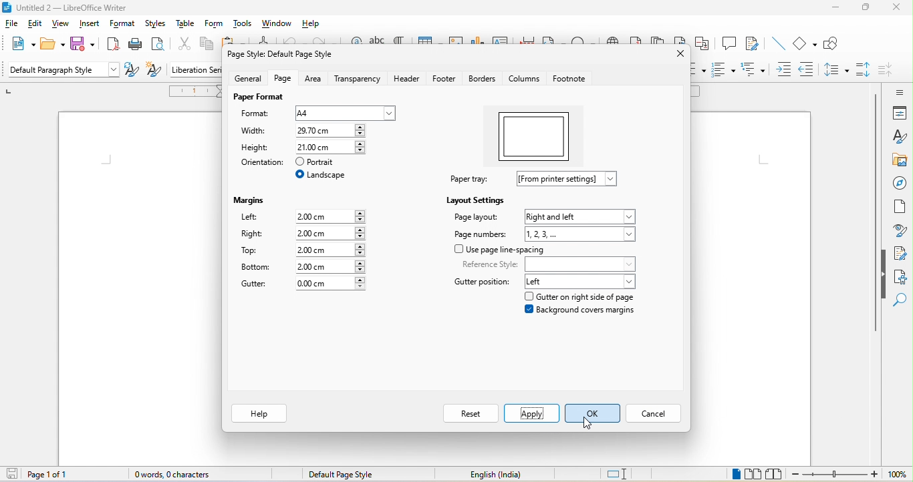  What do you see at coordinates (249, 251) in the screenshot?
I see `top` at bounding box center [249, 251].